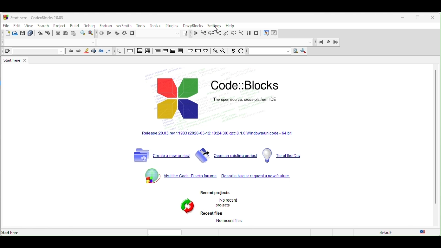 This screenshot has width=441, height=248. What do you see at coordinates (84, 33) in the screenshot?
I see `find ` at bounding box center [84, 33].